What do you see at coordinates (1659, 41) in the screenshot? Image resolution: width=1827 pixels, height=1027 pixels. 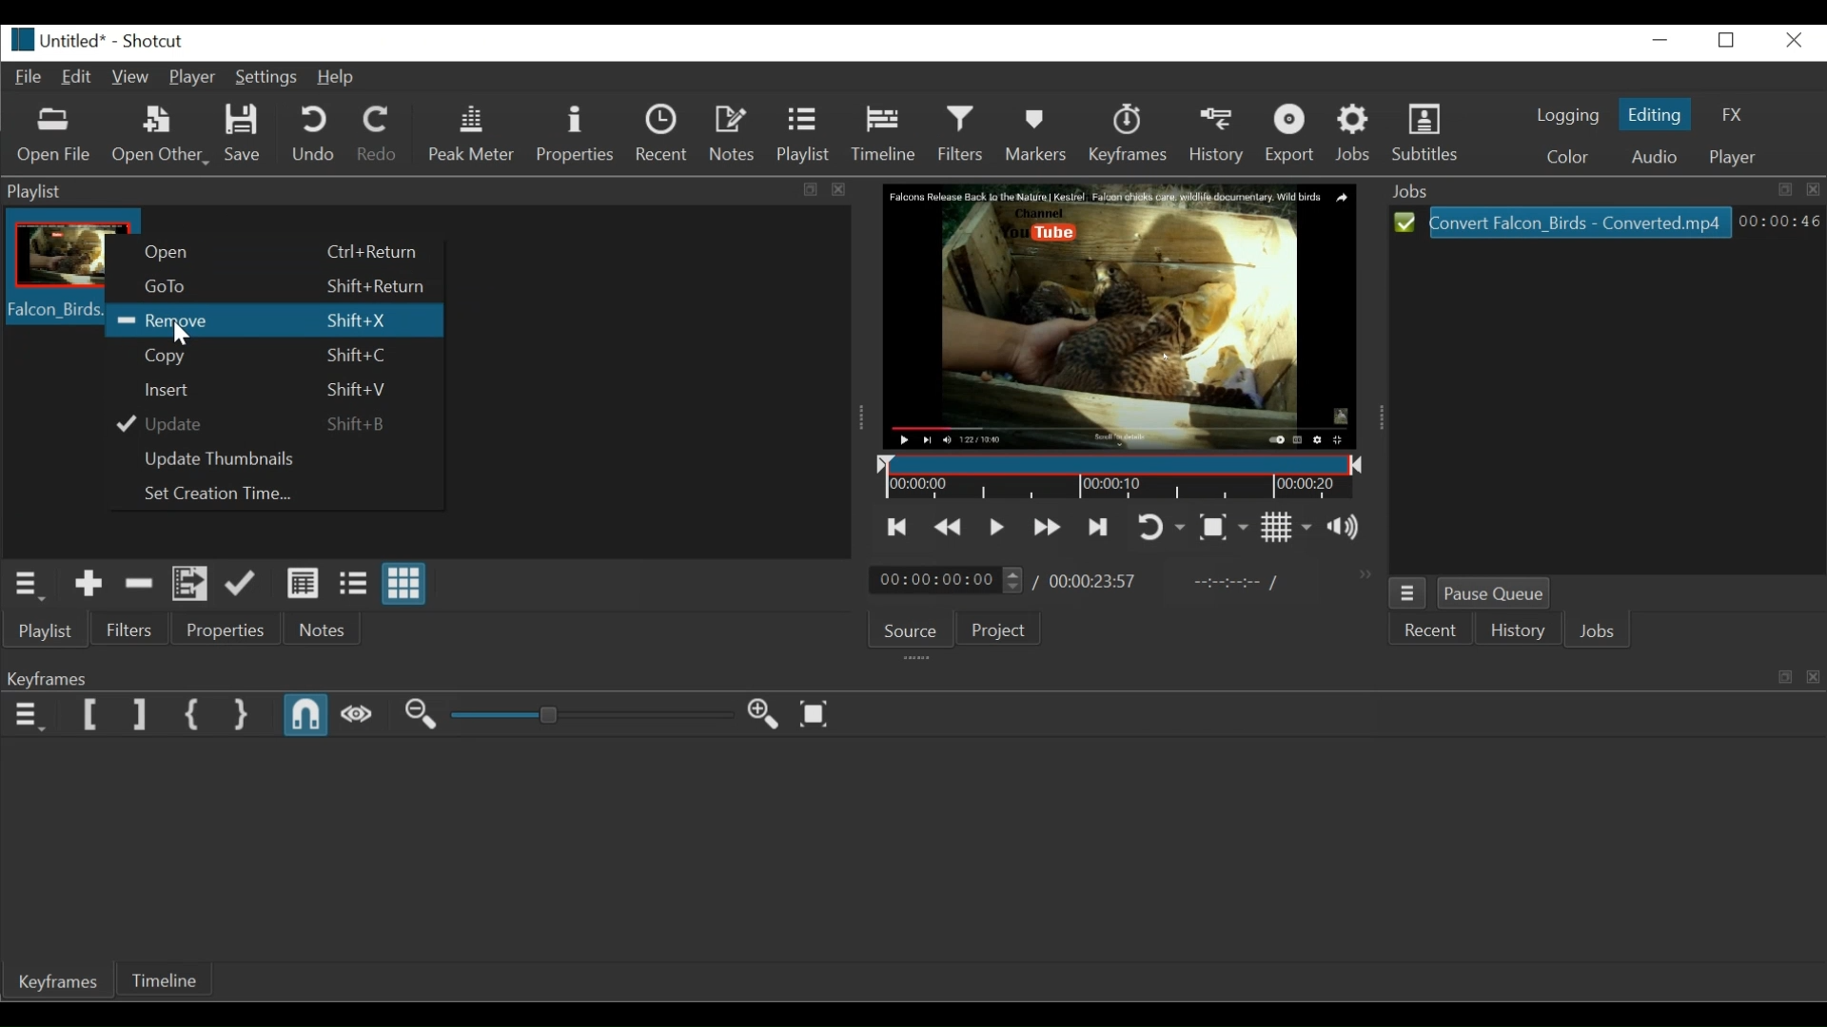 I see `minimize` at bounding box center [1659, 41].